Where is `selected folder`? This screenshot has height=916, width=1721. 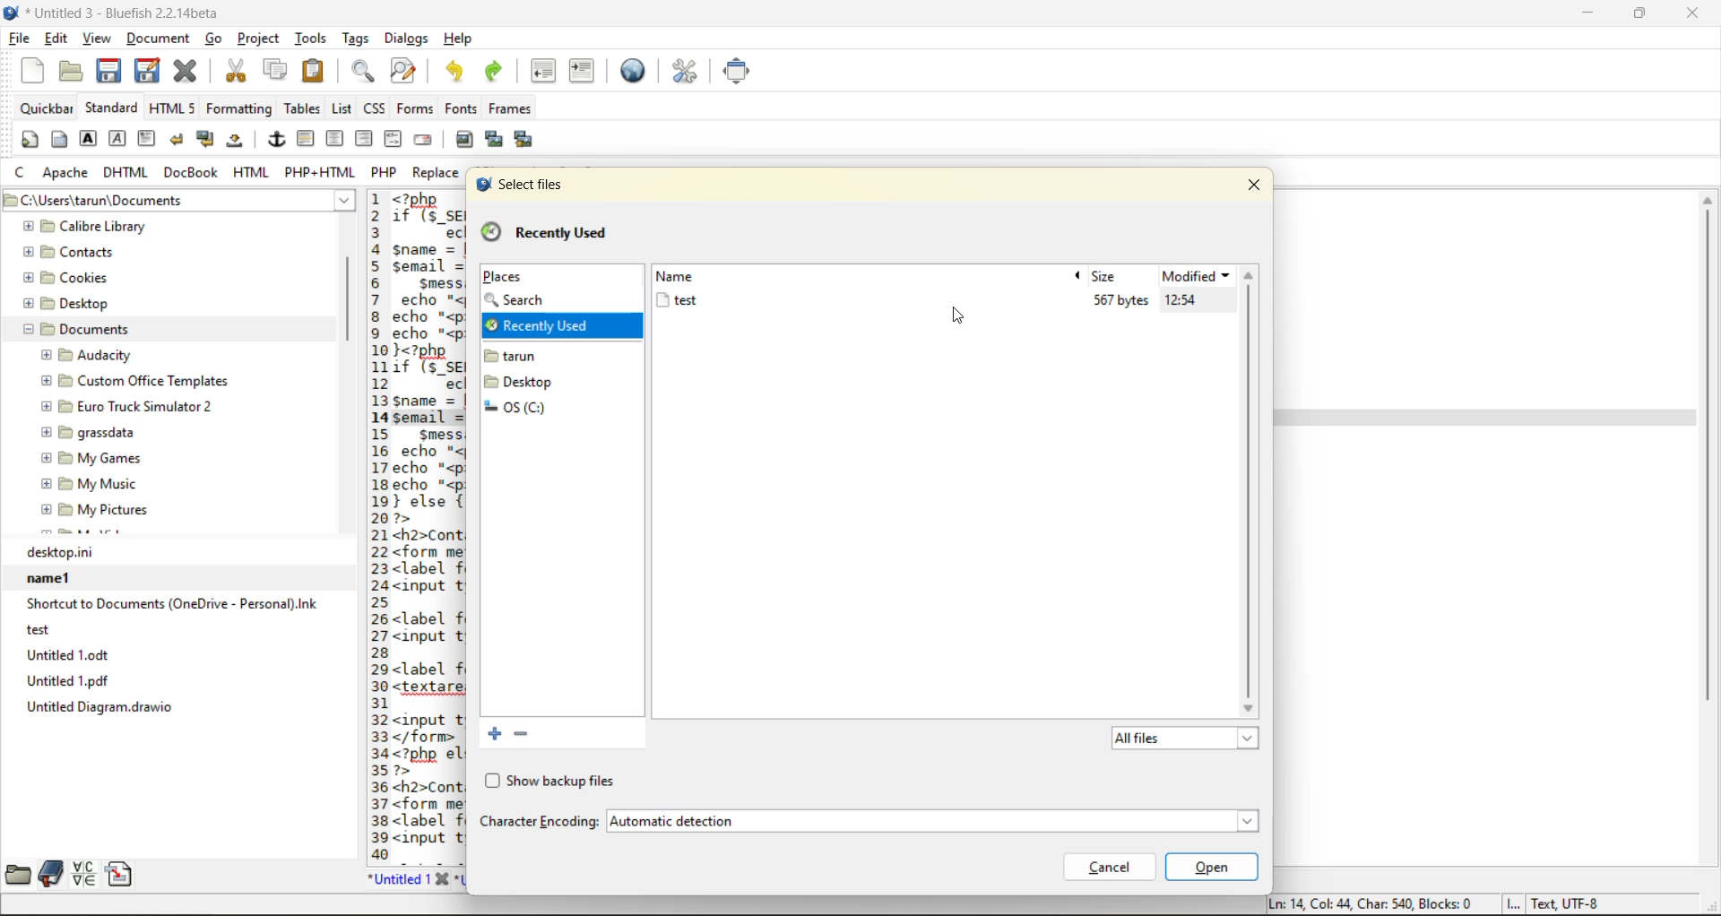
selected folder is located at coordinates (560, 328).